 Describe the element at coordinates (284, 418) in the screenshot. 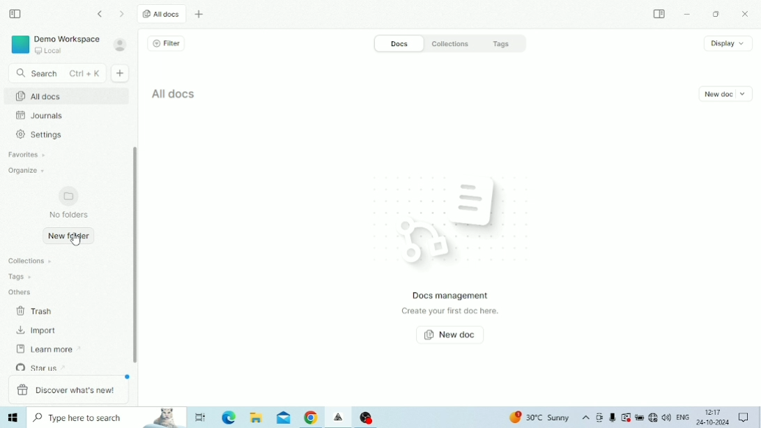

I see `Mail` at that location.